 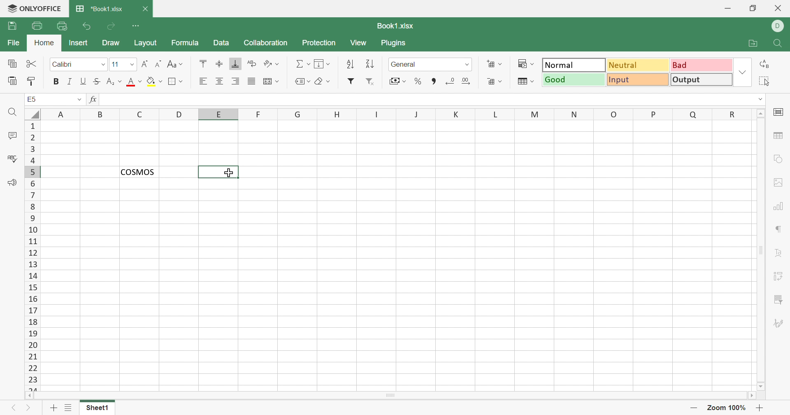 What do you see at coordinates (351, 81) in the screenshot?
I see `Filter` at bounding box center [351, 81].